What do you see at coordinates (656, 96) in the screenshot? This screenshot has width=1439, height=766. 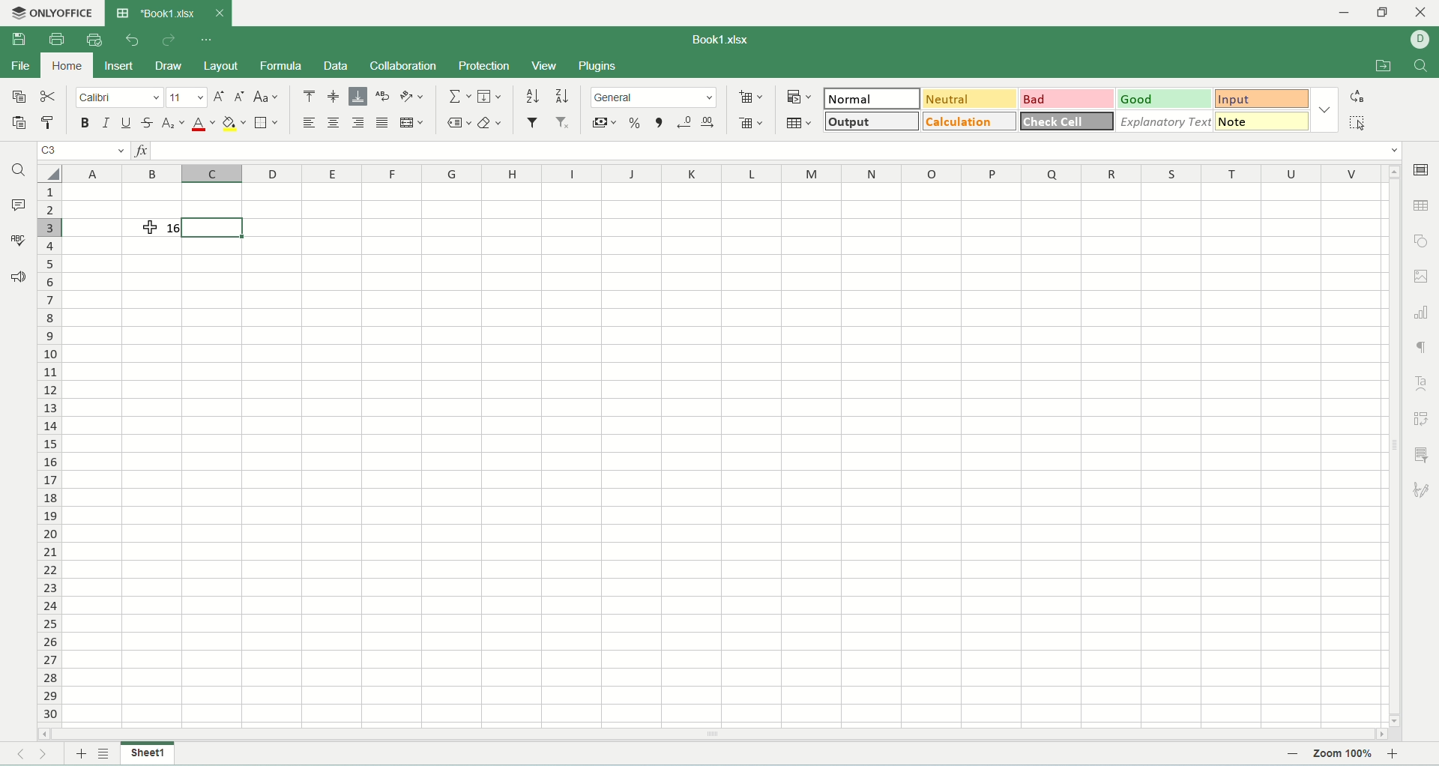 I see `number format` at bounding box center [656, 96].